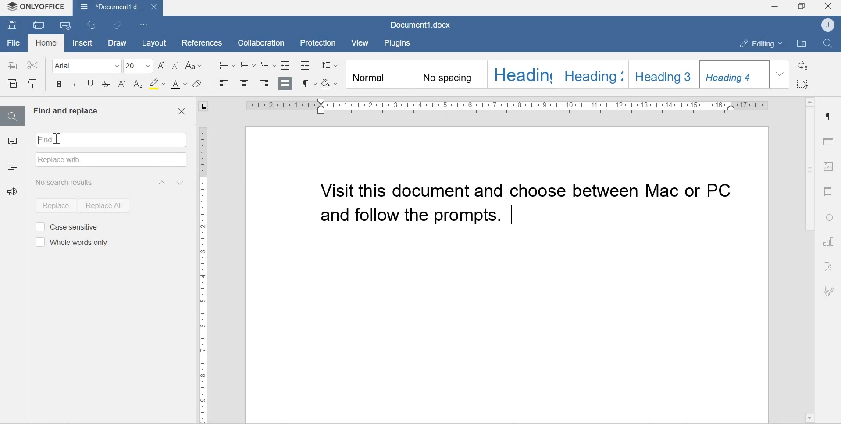 Image resolution: width=841 pixels, height=424 pixels. I want to click on Text, so click(830, 267).